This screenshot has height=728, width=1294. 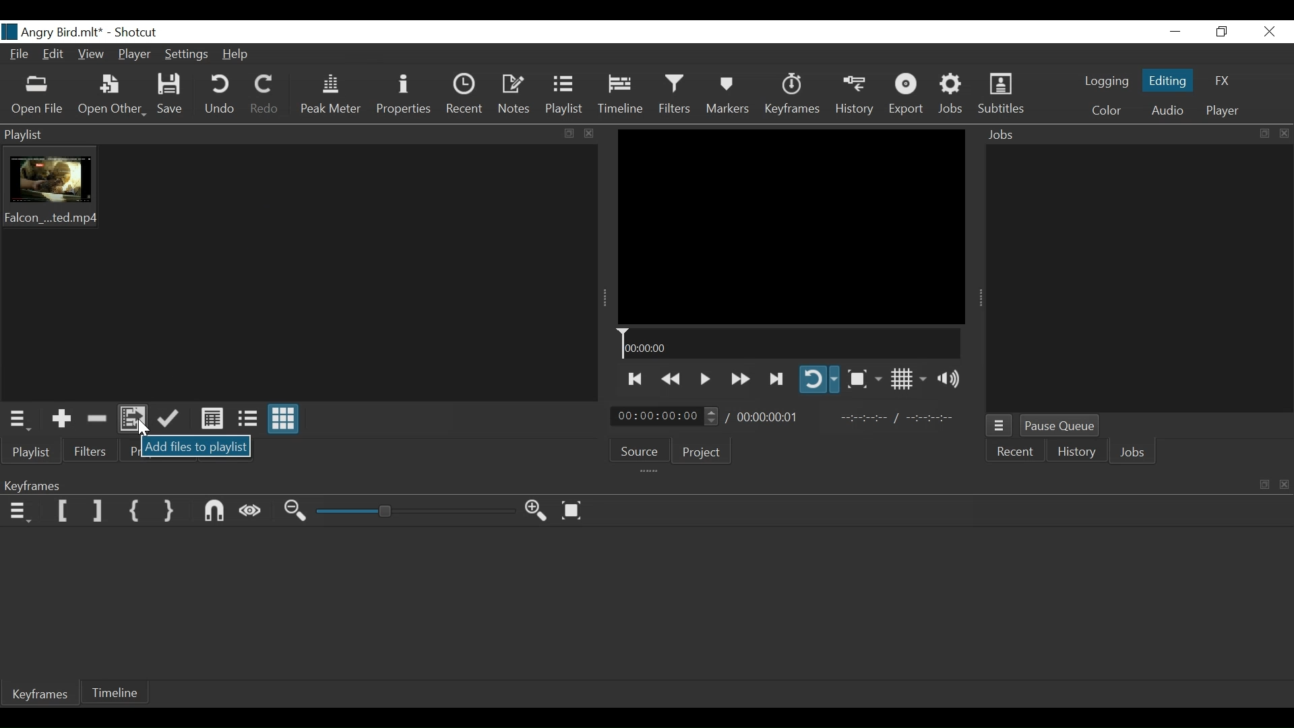 What do you see at coordinates (171, 512) in the screenshot?
I see `Set Second Simple Keyframe` at bounding box center [171, 512].